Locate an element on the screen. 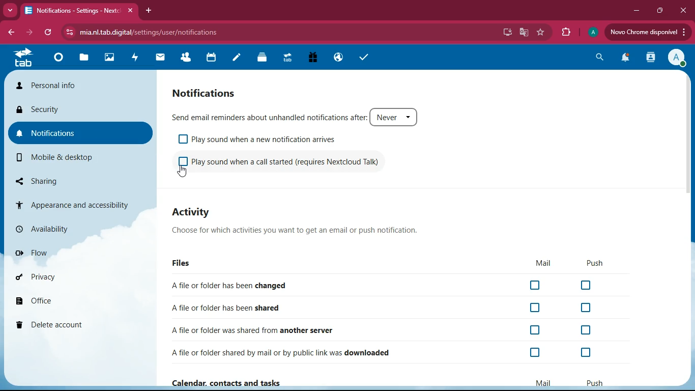 This screenshot has height=391, width=695. gift  is located at coordinates (316, 58).